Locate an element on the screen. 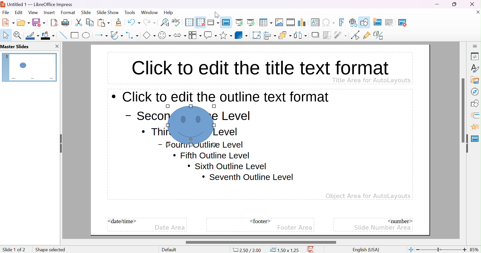 The height and width of the screenshot is (253, 481). master slide is located at coordinates (227, 22).